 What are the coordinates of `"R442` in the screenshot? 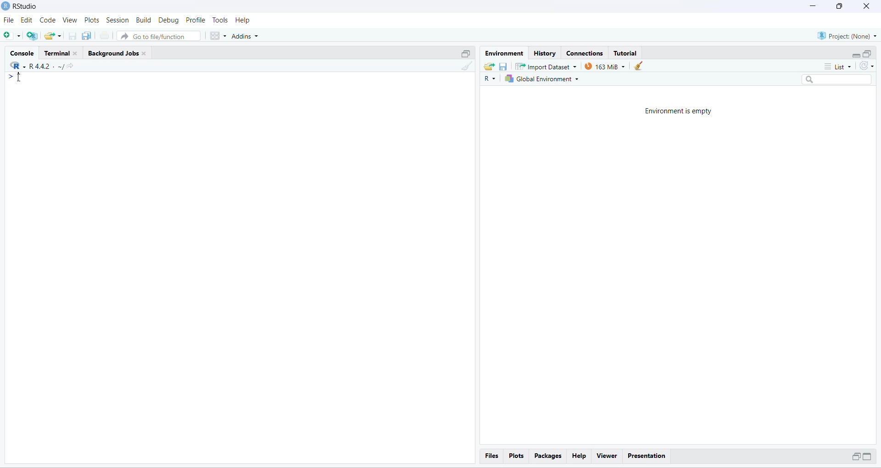 It's located at (30, 66).